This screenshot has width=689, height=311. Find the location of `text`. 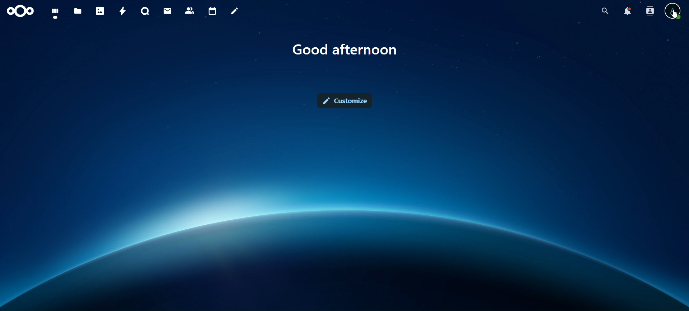

text is located at coordinates (346, 50).